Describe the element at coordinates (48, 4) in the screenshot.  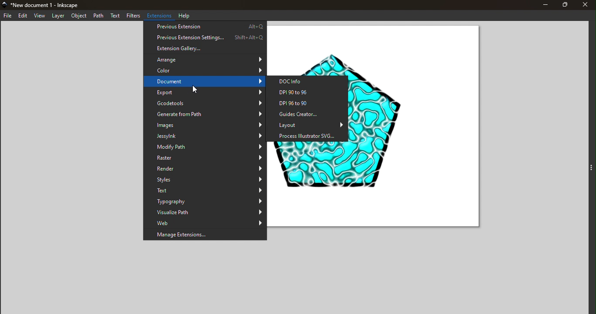
I see `New document 1 - Inkscape` at that location.